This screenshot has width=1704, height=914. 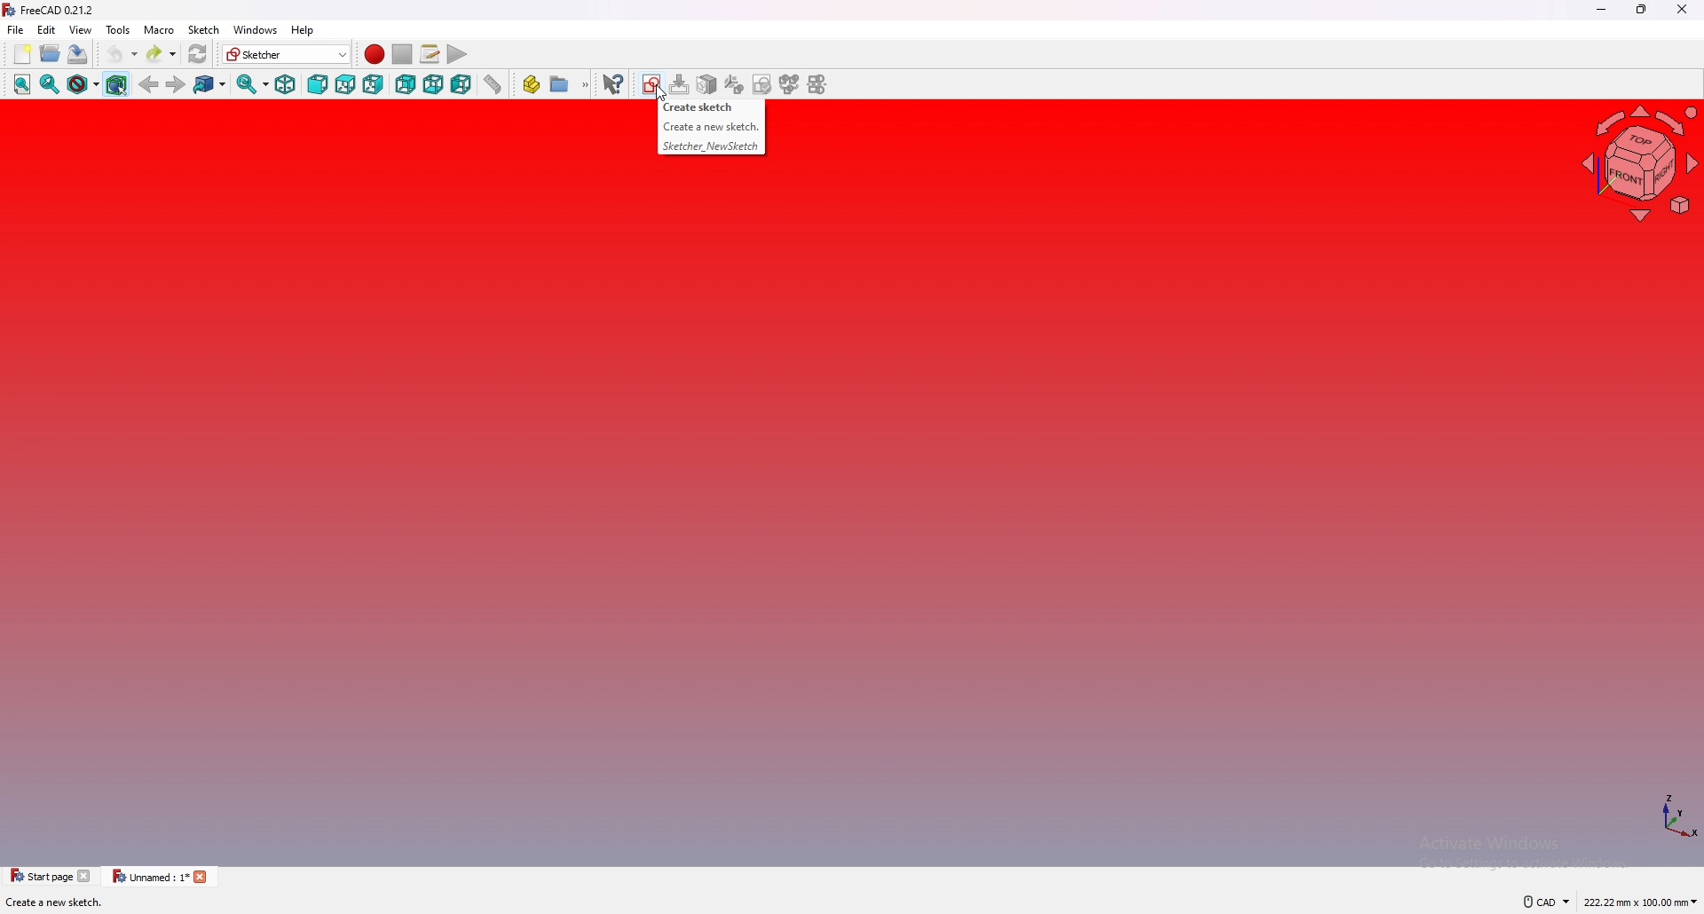 I want to click on freecad, so click(x=52, y=10).